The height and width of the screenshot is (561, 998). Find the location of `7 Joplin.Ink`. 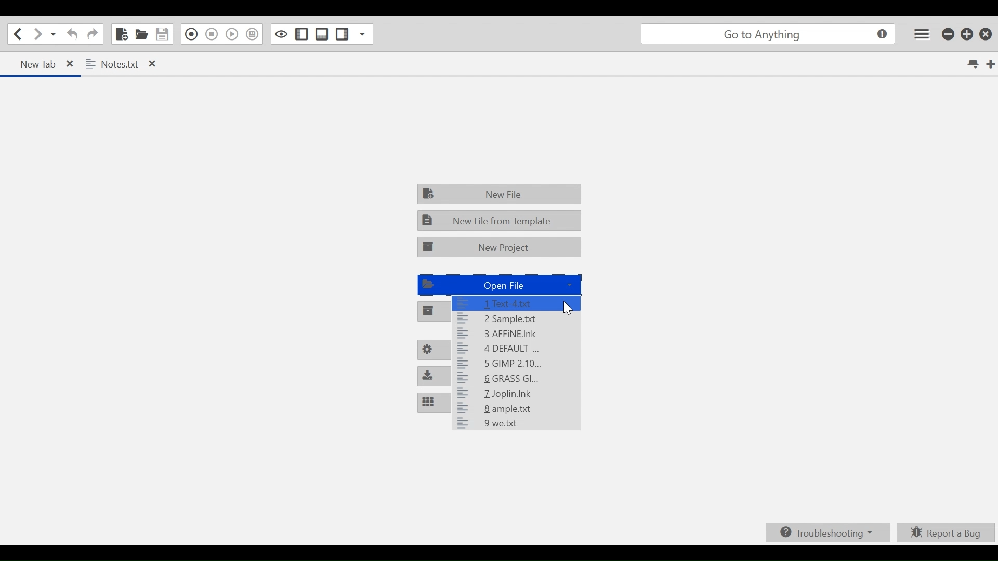

7 Joplin.Ink is located at coordinates (518, 395).